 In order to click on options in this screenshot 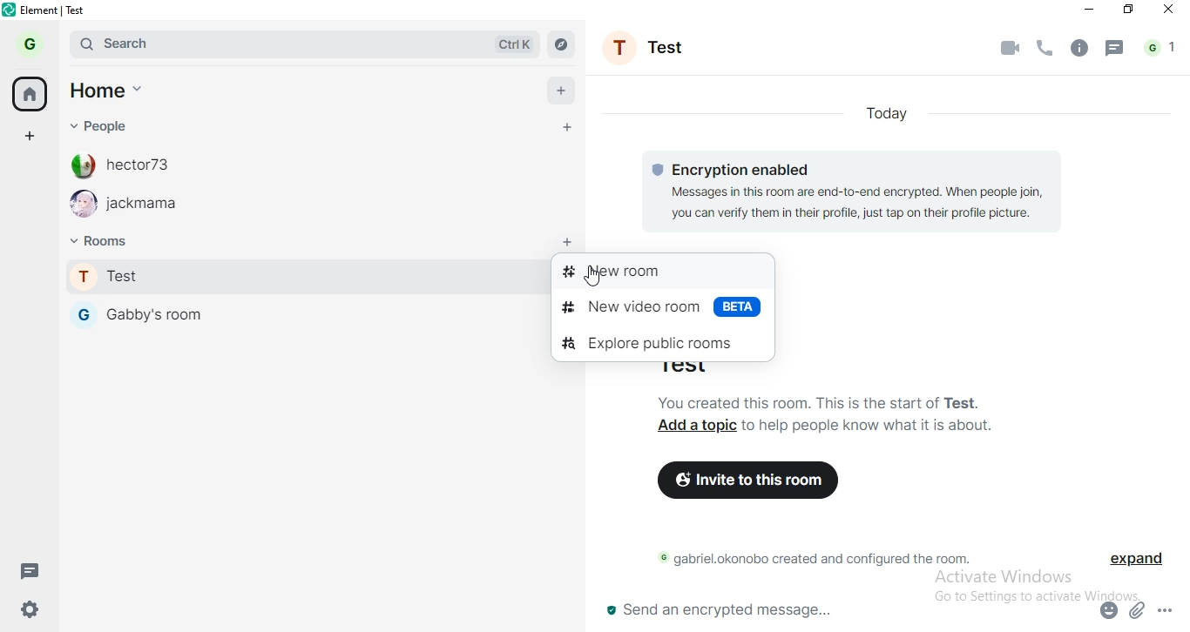, I will do `click(1167, 610)`.